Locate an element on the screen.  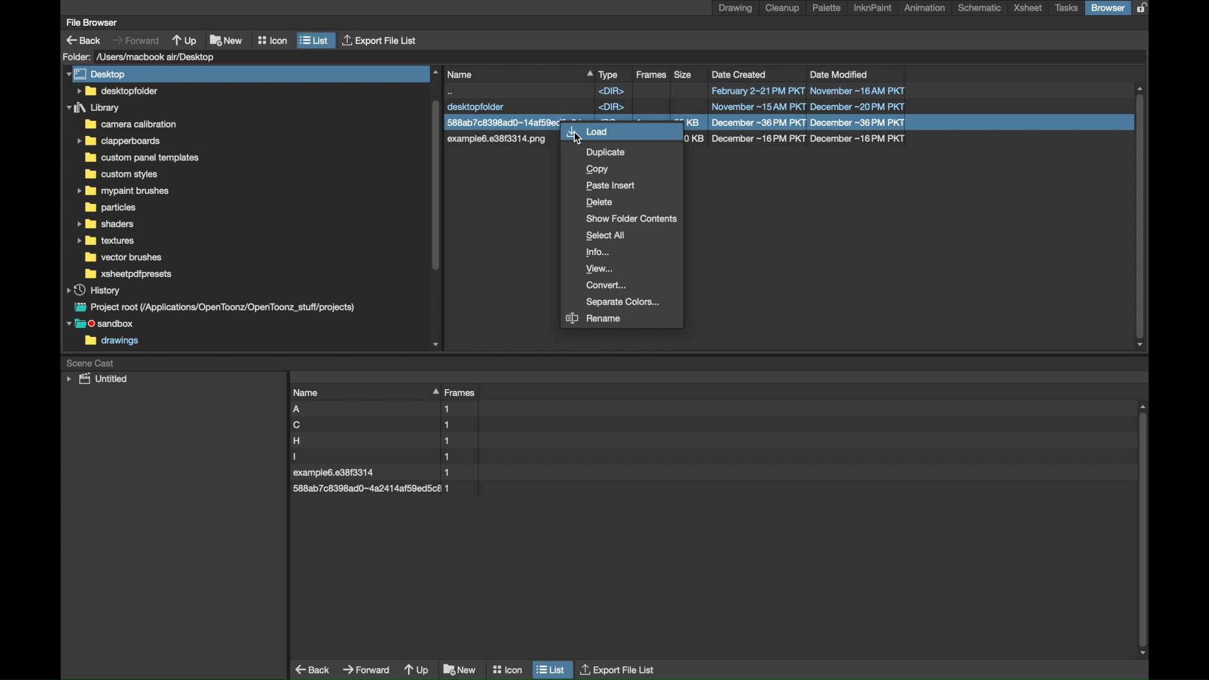
frames is located at coordinates (462, 393).